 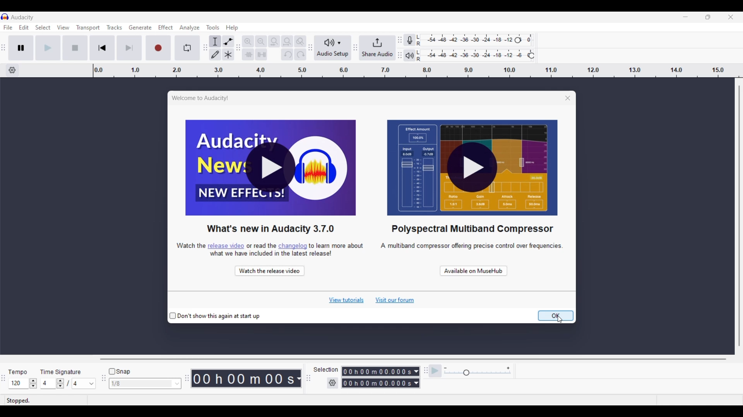 I want to click on Minimize, so click(x=685, y=17).